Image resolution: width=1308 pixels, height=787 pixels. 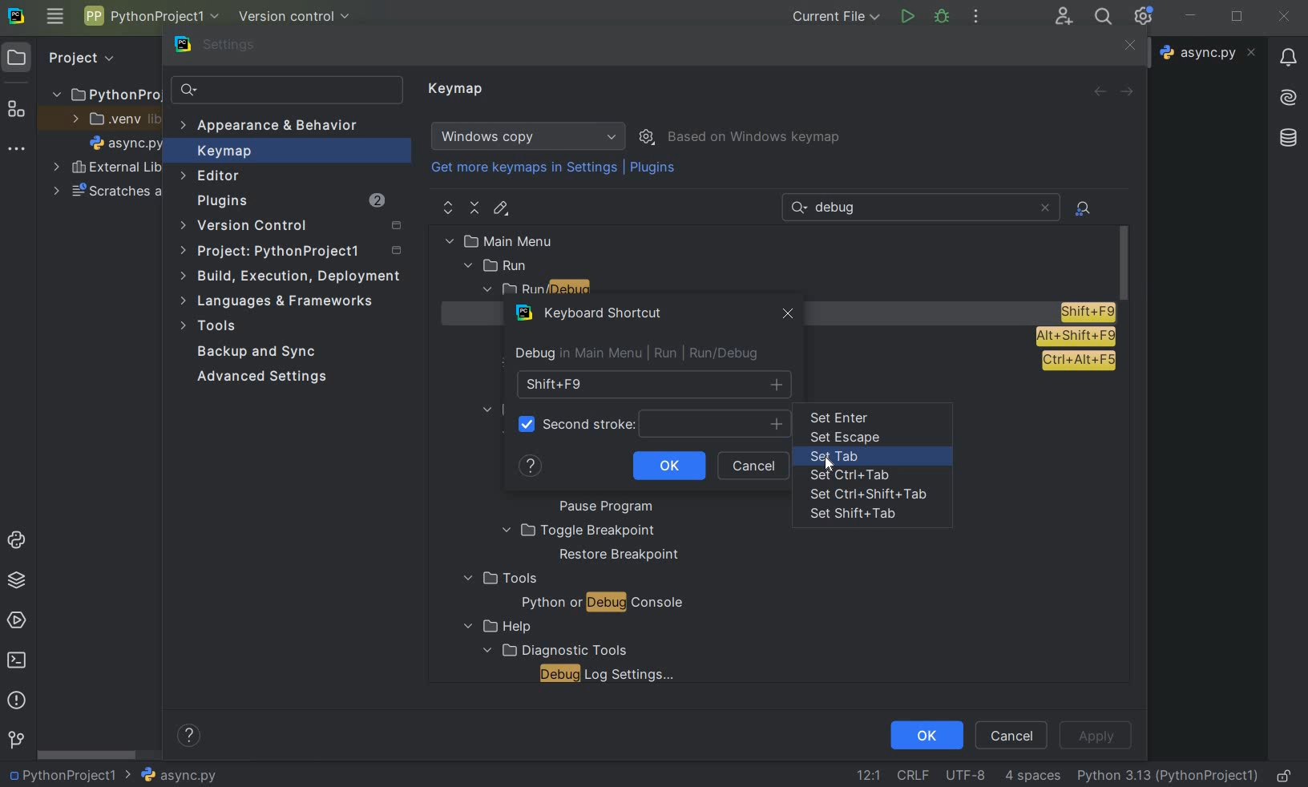 I want to click on set enter, so click(x=846, y=417).